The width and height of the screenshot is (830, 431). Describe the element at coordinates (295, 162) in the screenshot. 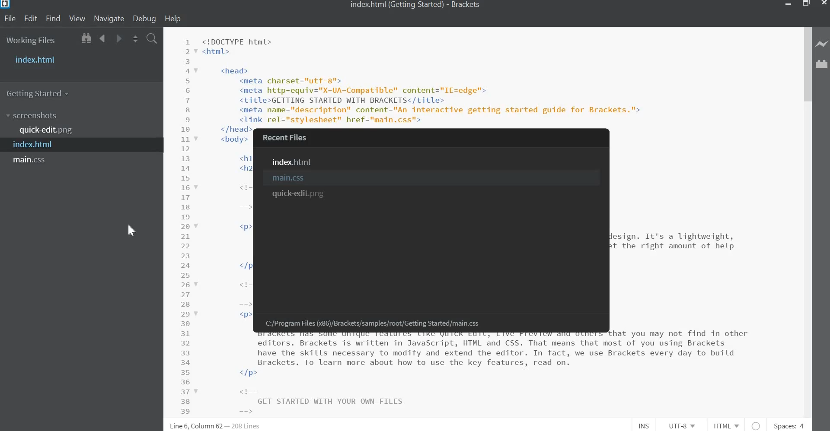

I see `index.html file` at that location.